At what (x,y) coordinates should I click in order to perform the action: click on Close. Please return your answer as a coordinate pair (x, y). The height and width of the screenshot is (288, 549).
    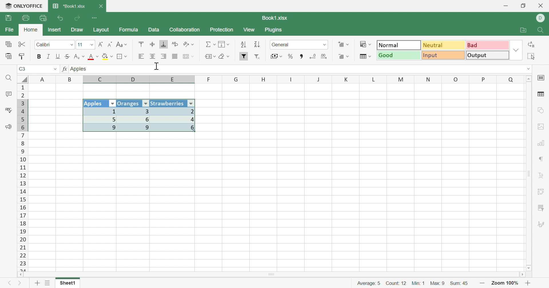
    Looking at the image, I should click on (102, 6).